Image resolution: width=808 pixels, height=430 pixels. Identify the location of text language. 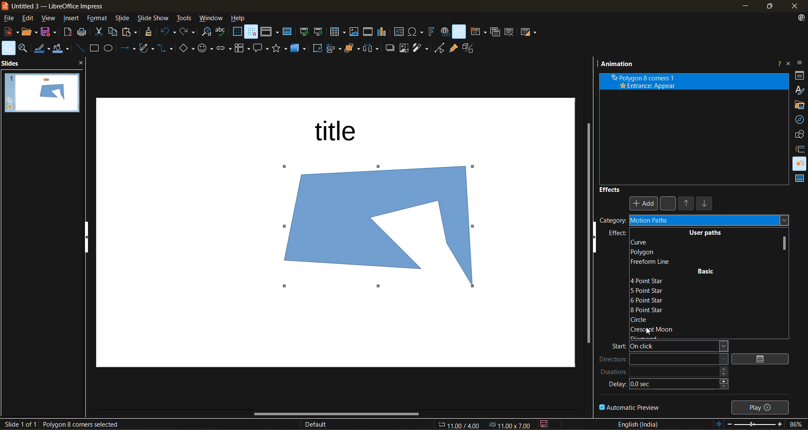
(643, 424).